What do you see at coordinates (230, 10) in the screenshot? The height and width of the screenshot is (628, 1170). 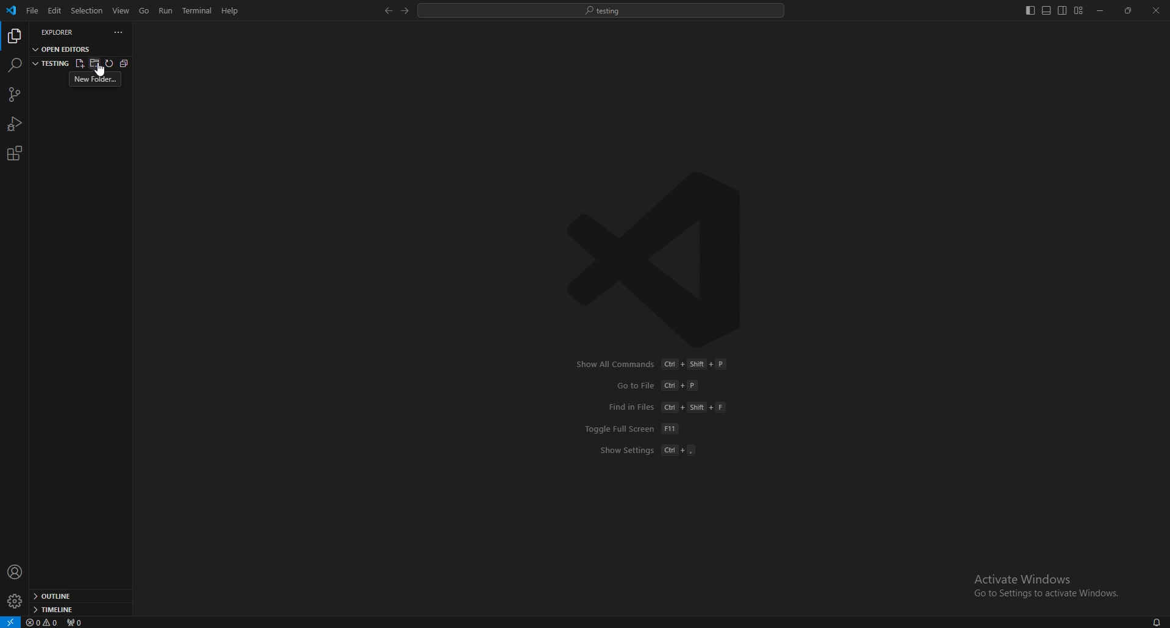 I see `help` at bounding box center [230, 10].